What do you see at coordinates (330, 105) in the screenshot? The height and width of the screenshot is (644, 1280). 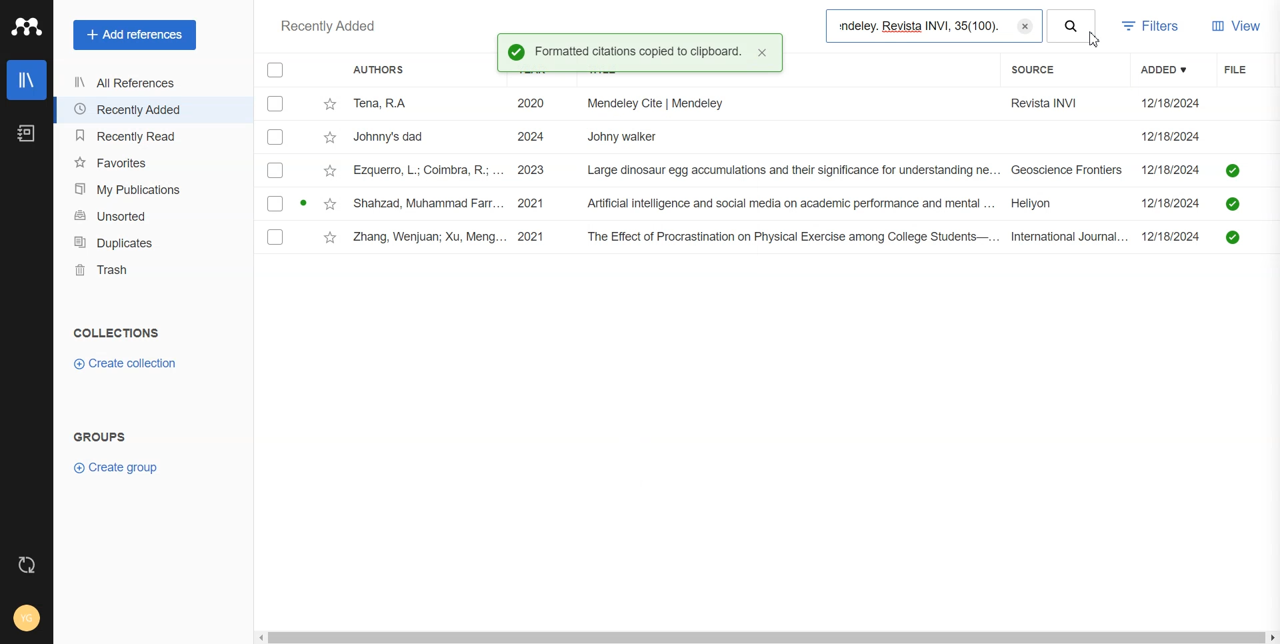 I see `Star` at bounding box center [330, 105].